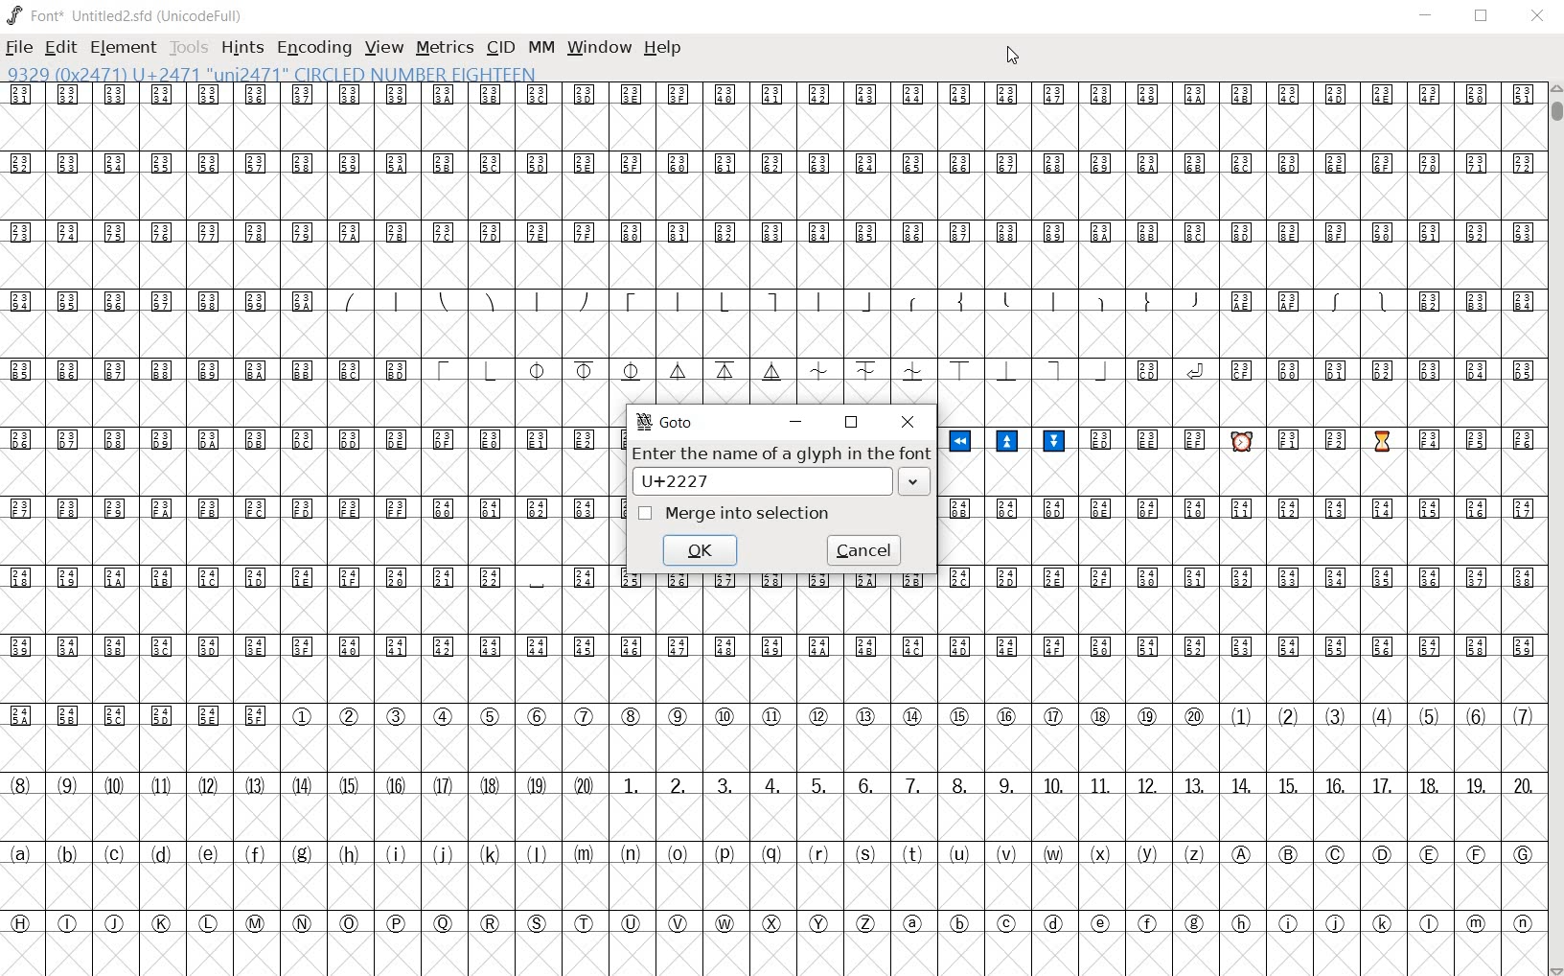  I want to click on scrollbar, so click(1554, 529).